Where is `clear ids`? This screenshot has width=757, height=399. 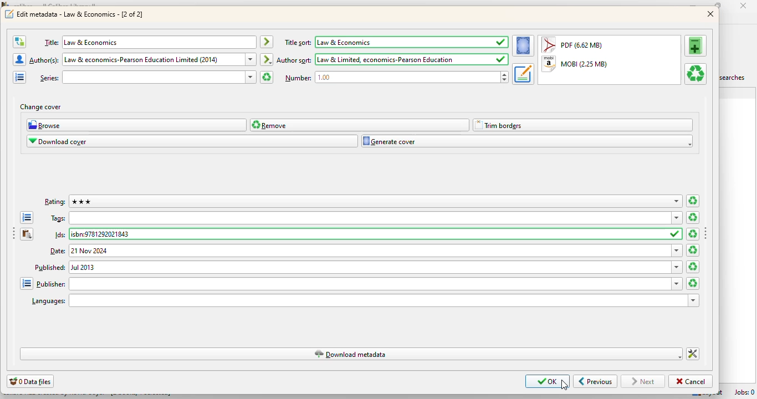
clear ids is located at coordinates (692, 234).